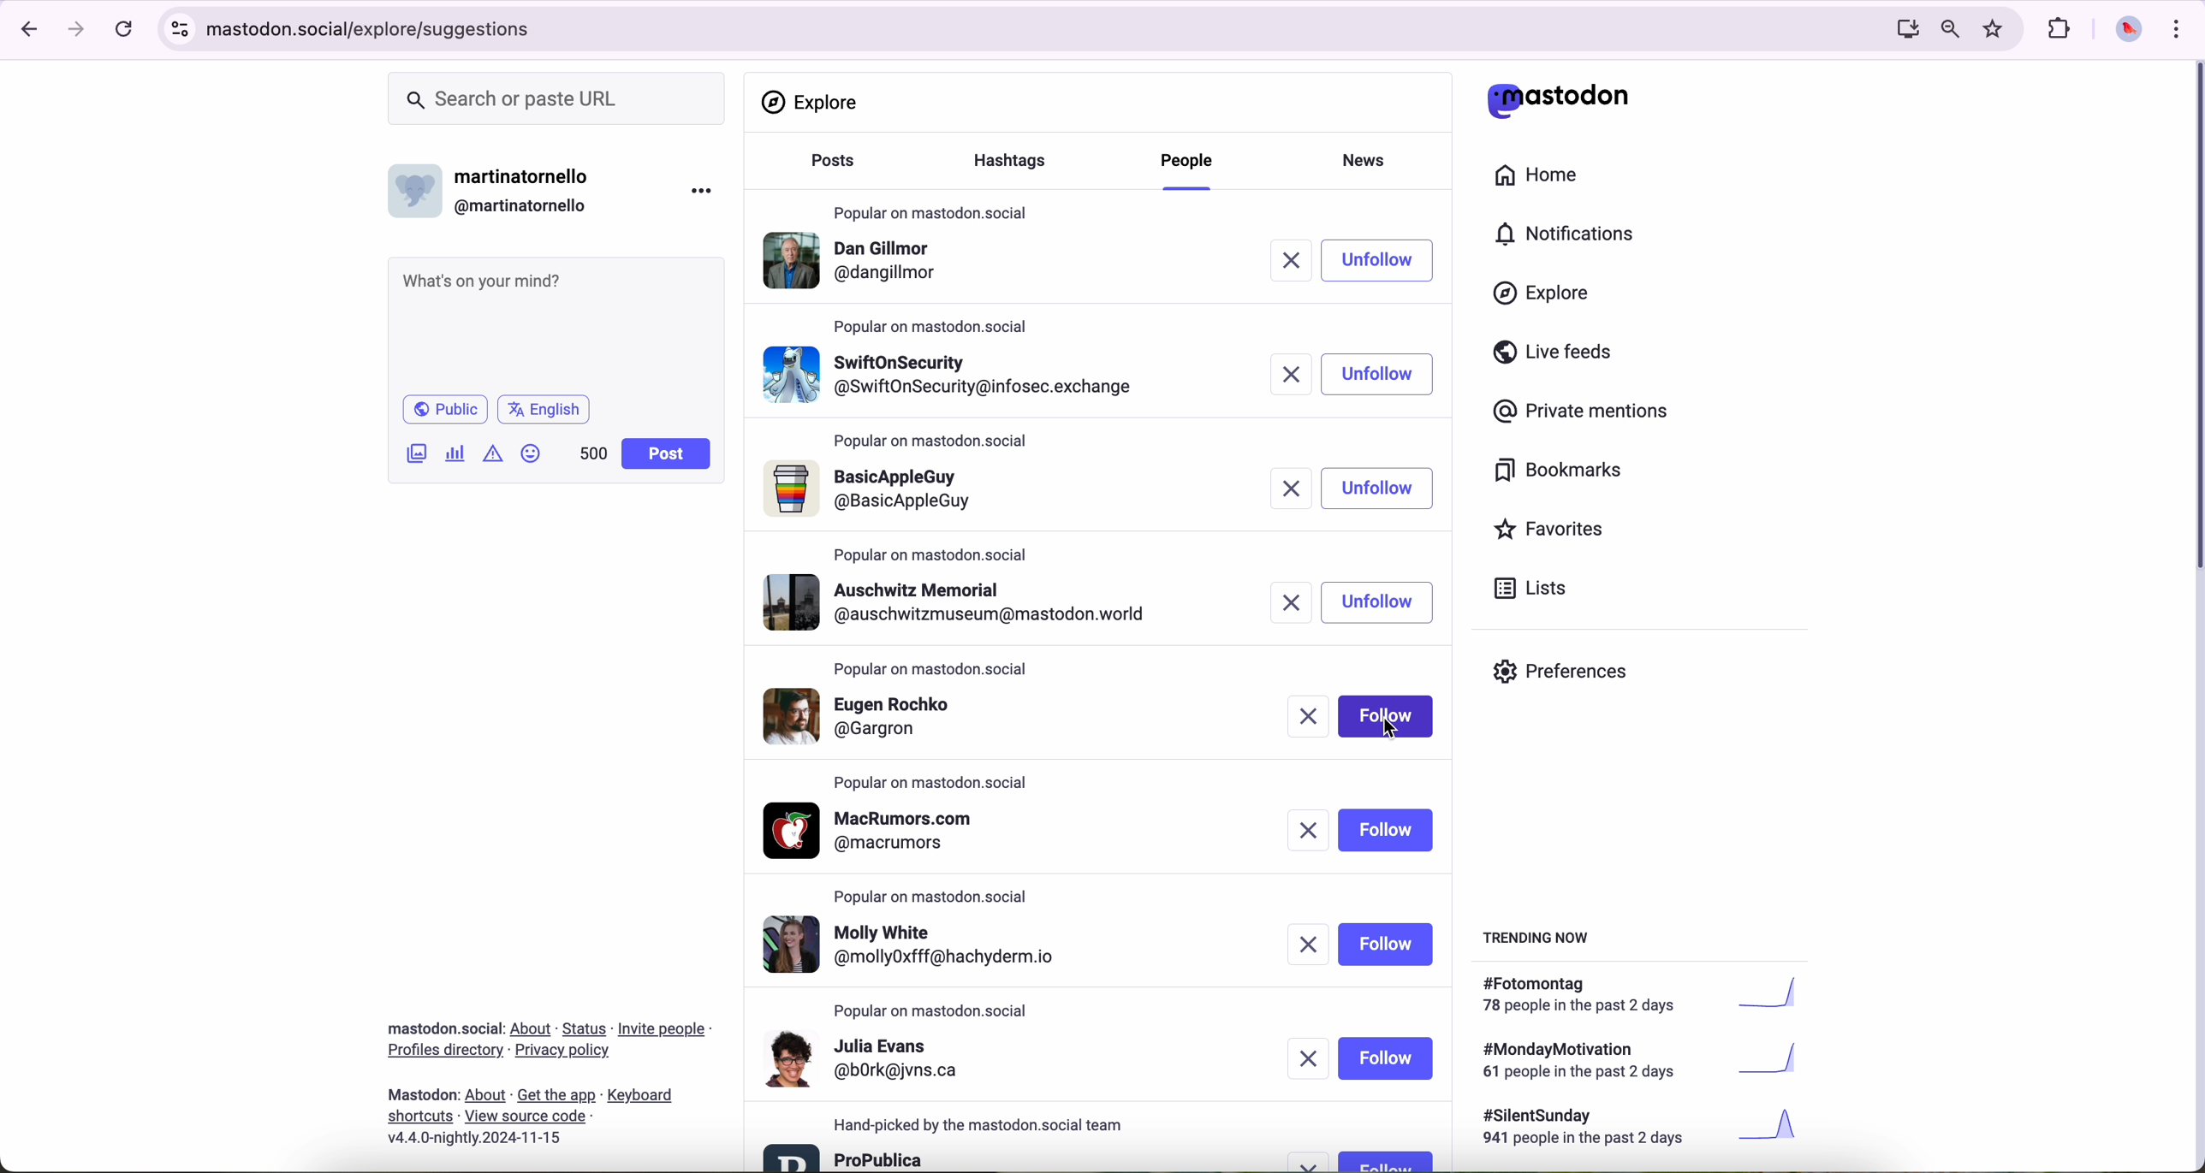  Describe the element at coordinates (1389, 260) in the screenshot. I see `click on follow button` at that location.